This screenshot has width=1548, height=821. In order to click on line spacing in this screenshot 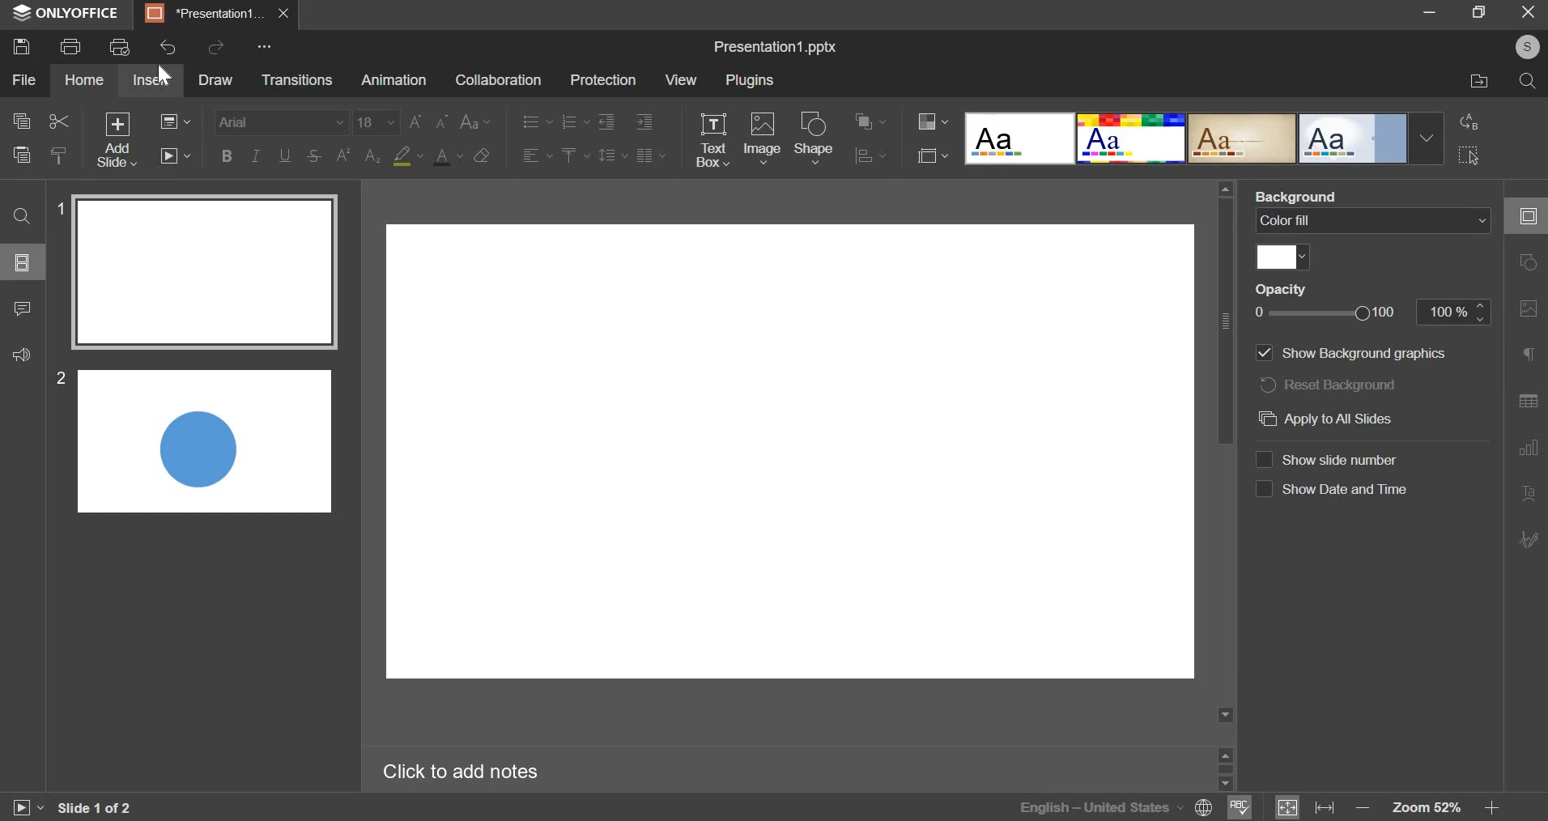, I will do `click(614, 155)`.